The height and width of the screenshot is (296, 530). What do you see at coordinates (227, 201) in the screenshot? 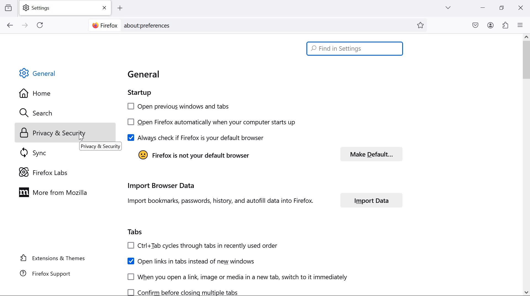
I see `Import bookmarks, passwords, history, and autofill data into Firefox.` at bounding box center [227, 201].